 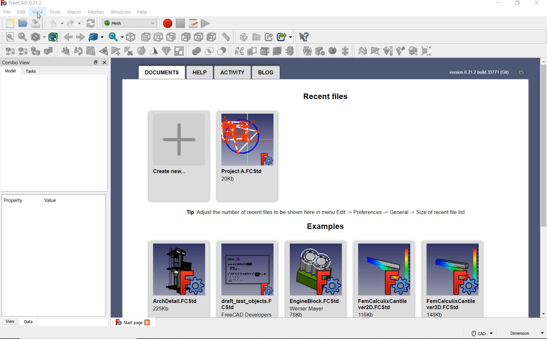 What do you see at coordinates (186, 36) in the screenshot?
I see `bottom` at bounding box center [186, 36].